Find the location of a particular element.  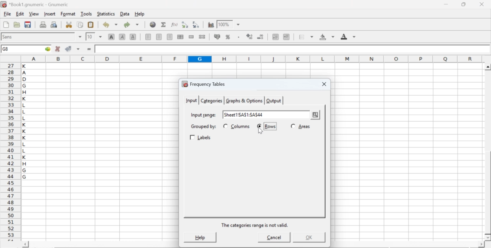

drop down is located at coordinates (239, 25).